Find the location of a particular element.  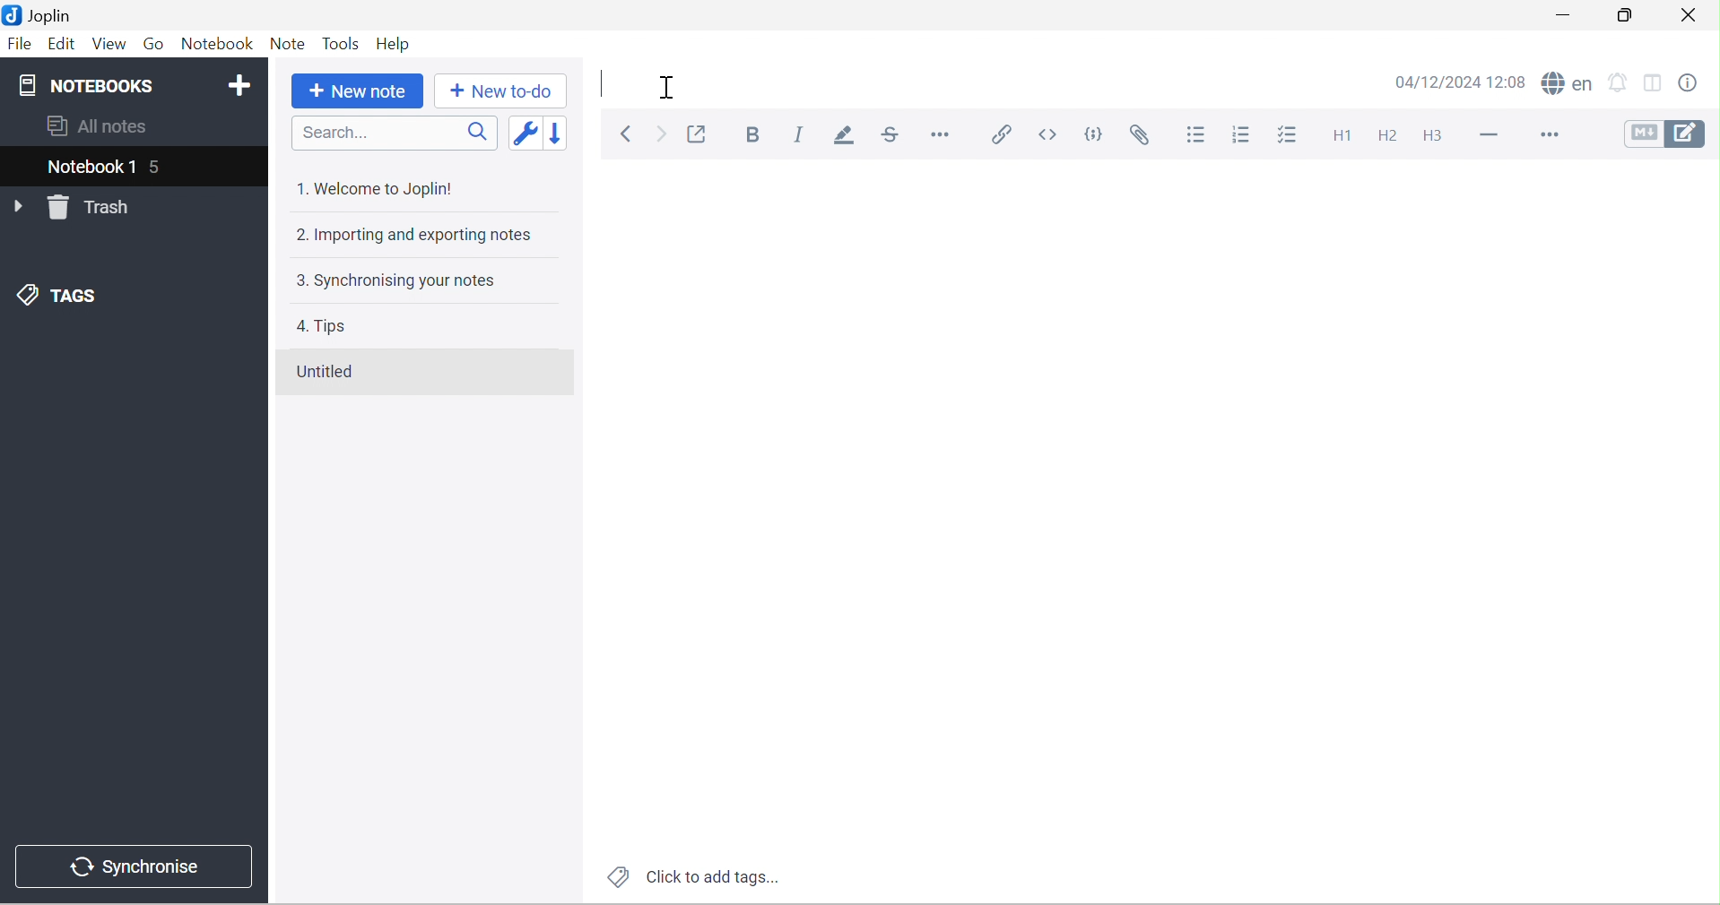

Bulleted list is located at coordinates (1197, 137).